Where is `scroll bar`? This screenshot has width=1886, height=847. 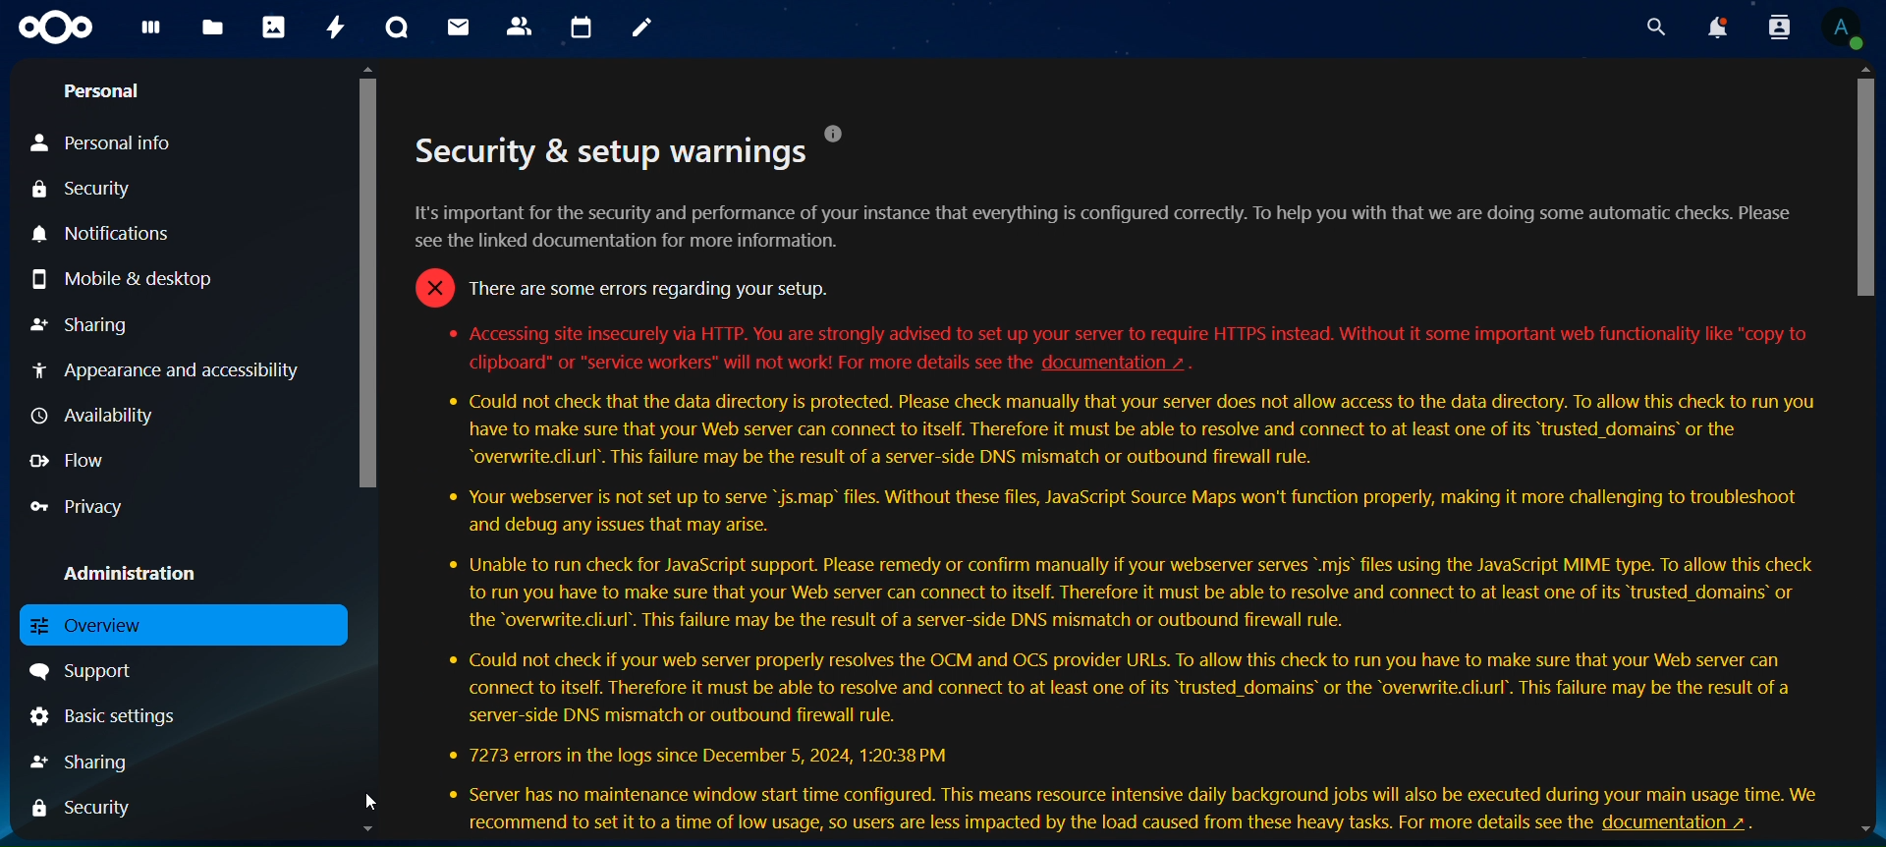 scroll bar is located at coordinates (363, 285).